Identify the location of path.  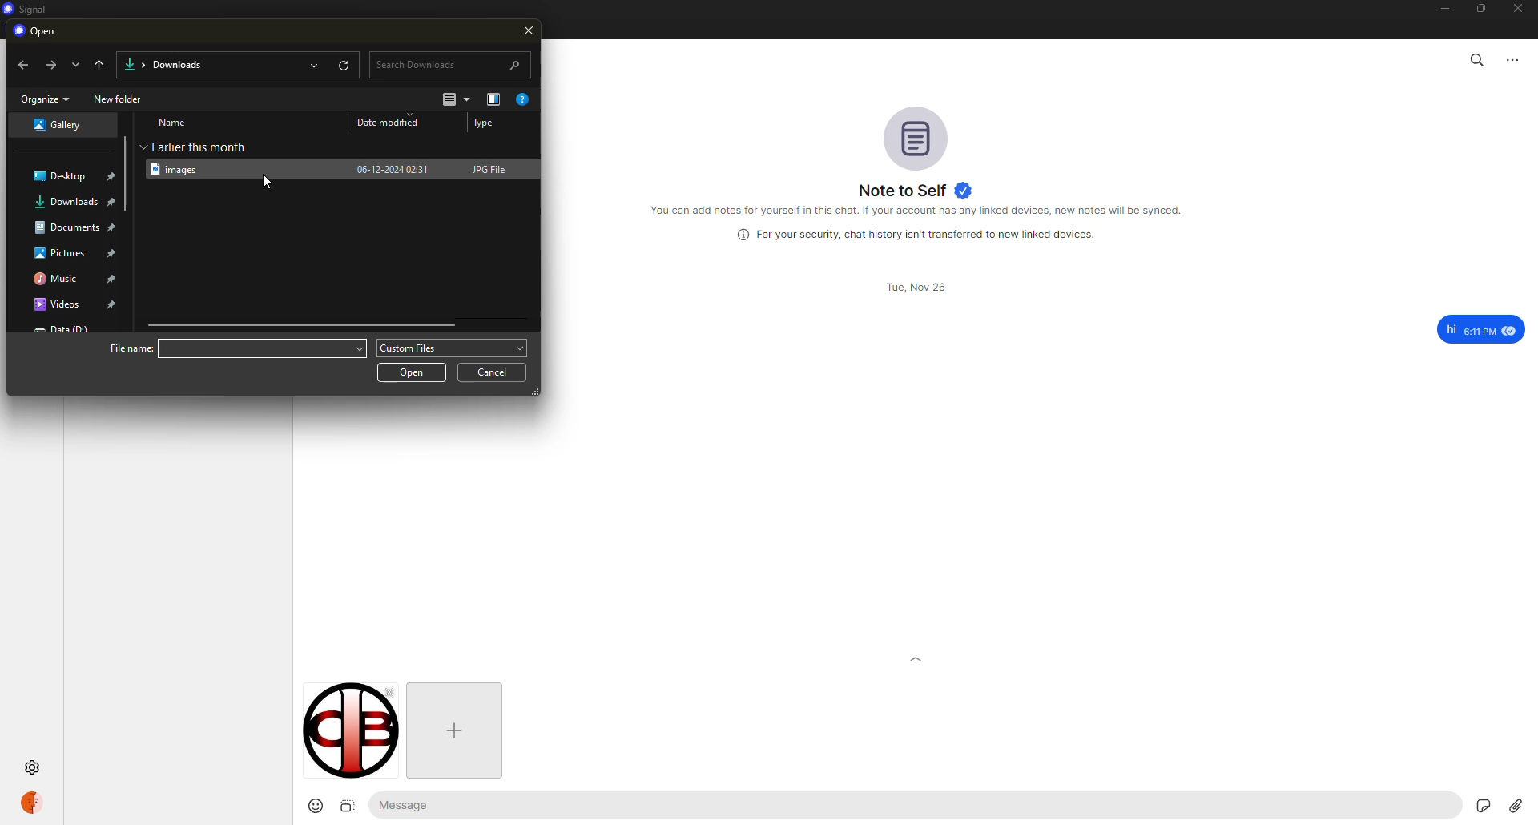
(174, 63).